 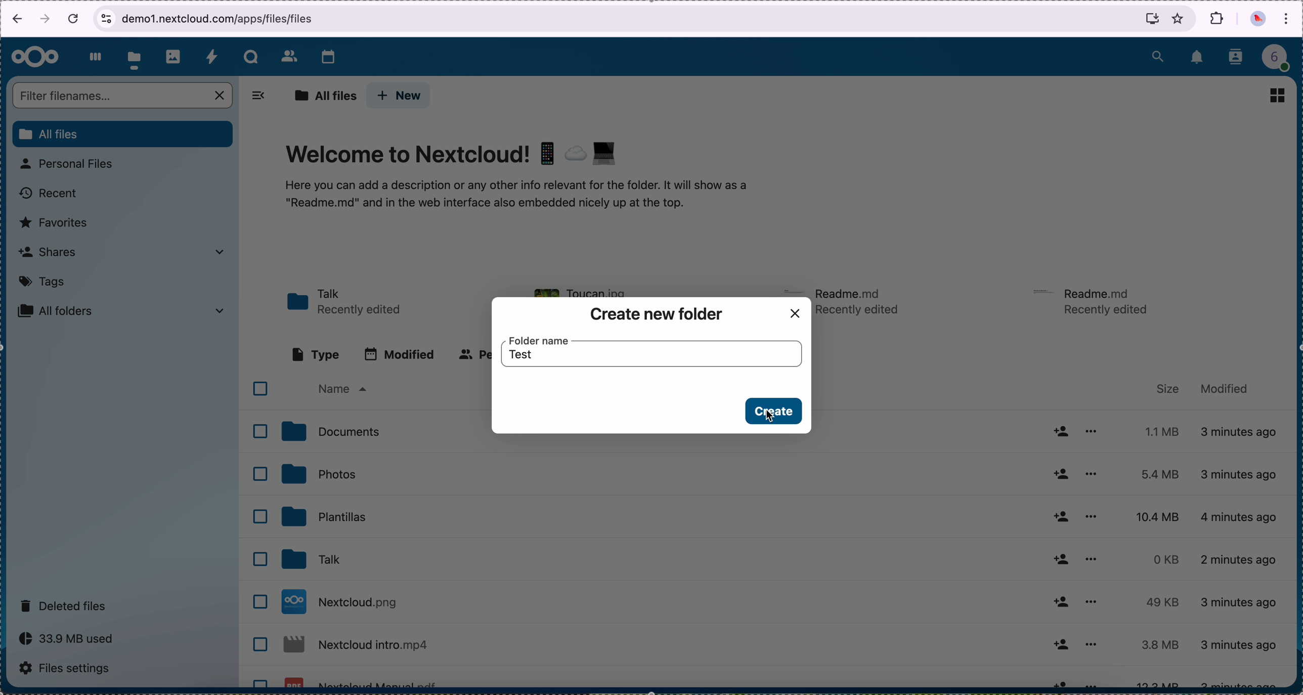 I want to click on Welcome to Nextcloud, so click(x=454, y=156).